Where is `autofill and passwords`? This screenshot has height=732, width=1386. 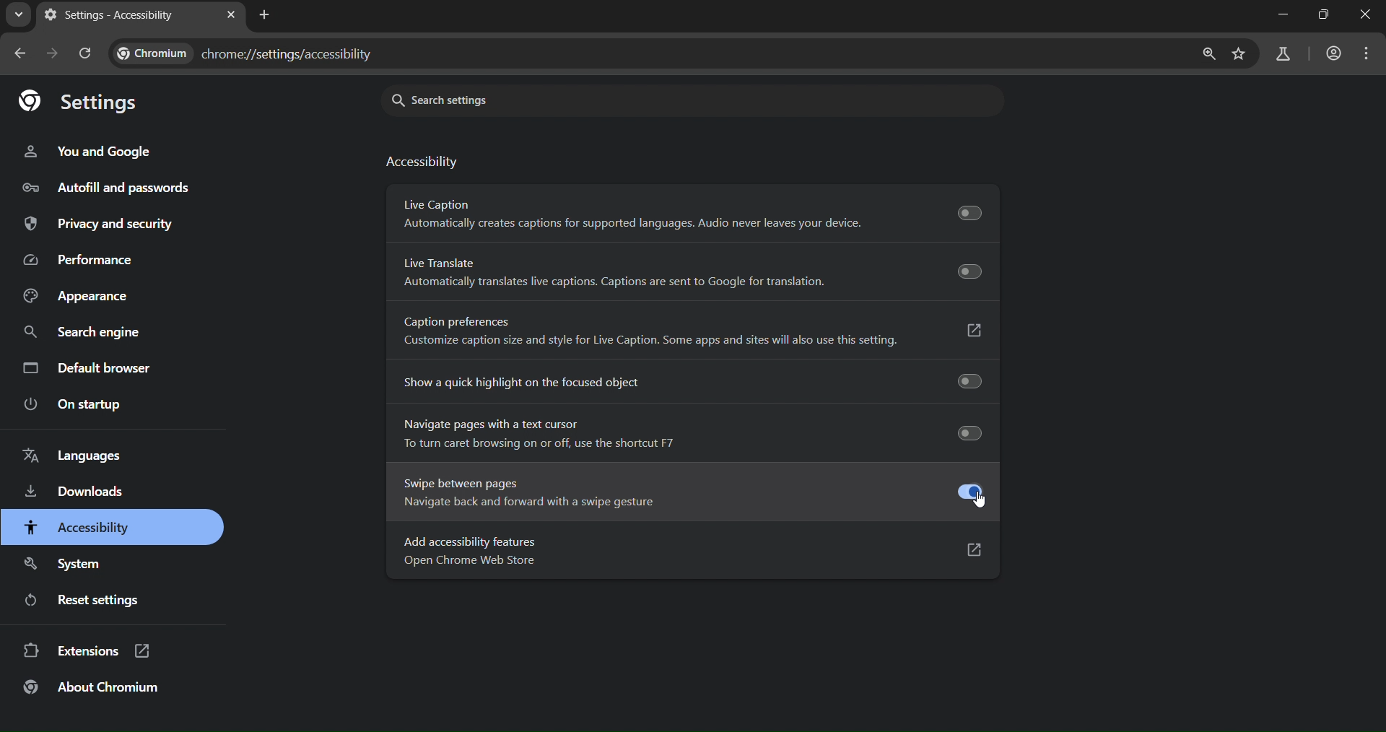 autofill and passwords is located at coordinates (123, 188).